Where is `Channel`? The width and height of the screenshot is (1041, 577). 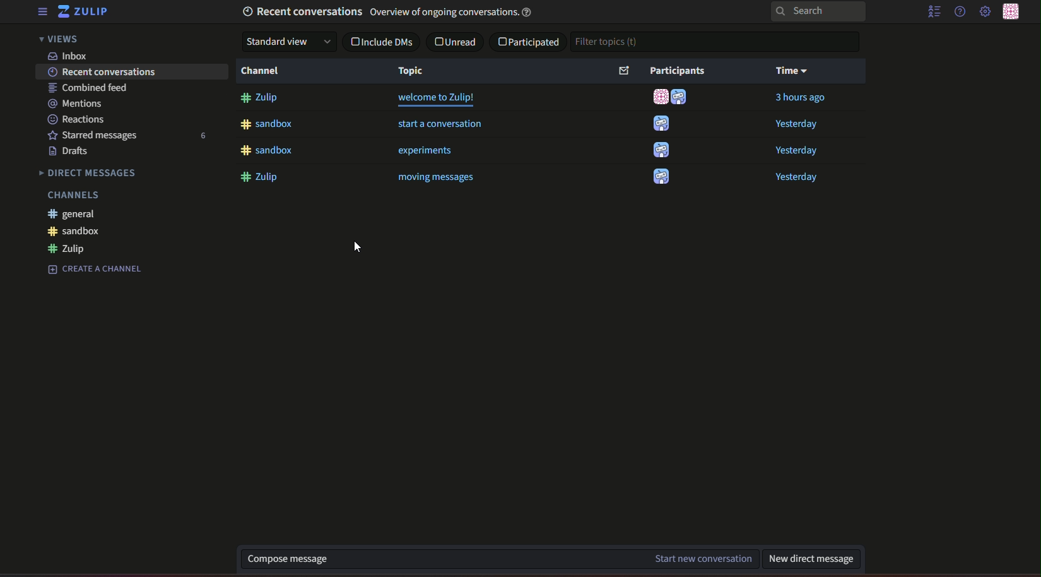
Channel is located at coordinates (263, 73).